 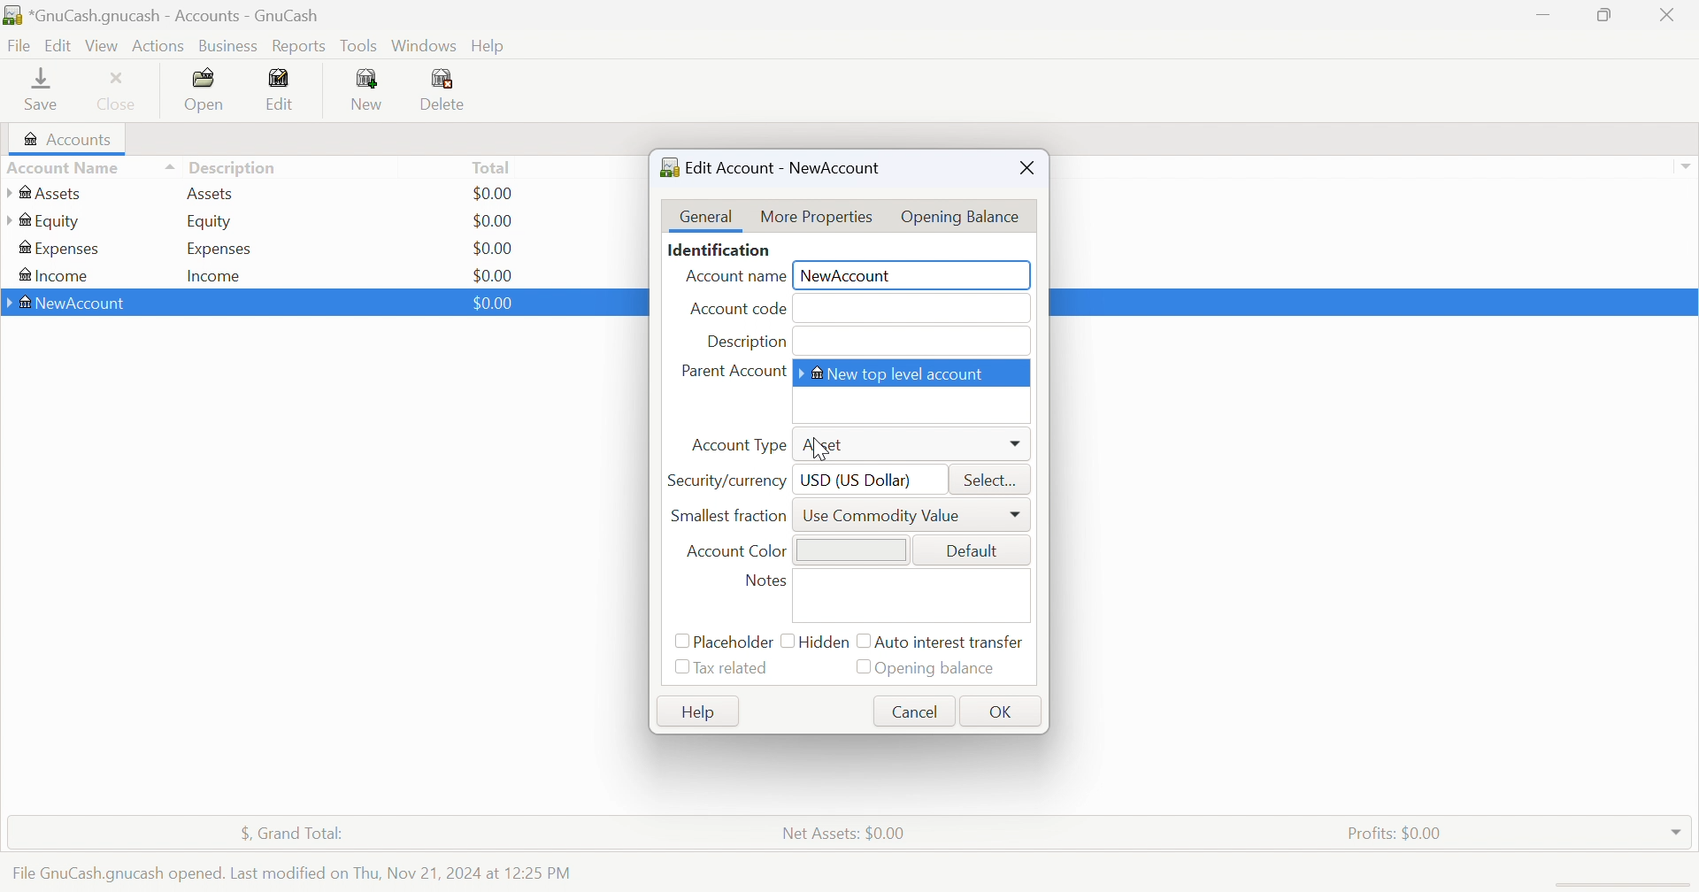 I want to click on Total, so click(x=493, y=166).